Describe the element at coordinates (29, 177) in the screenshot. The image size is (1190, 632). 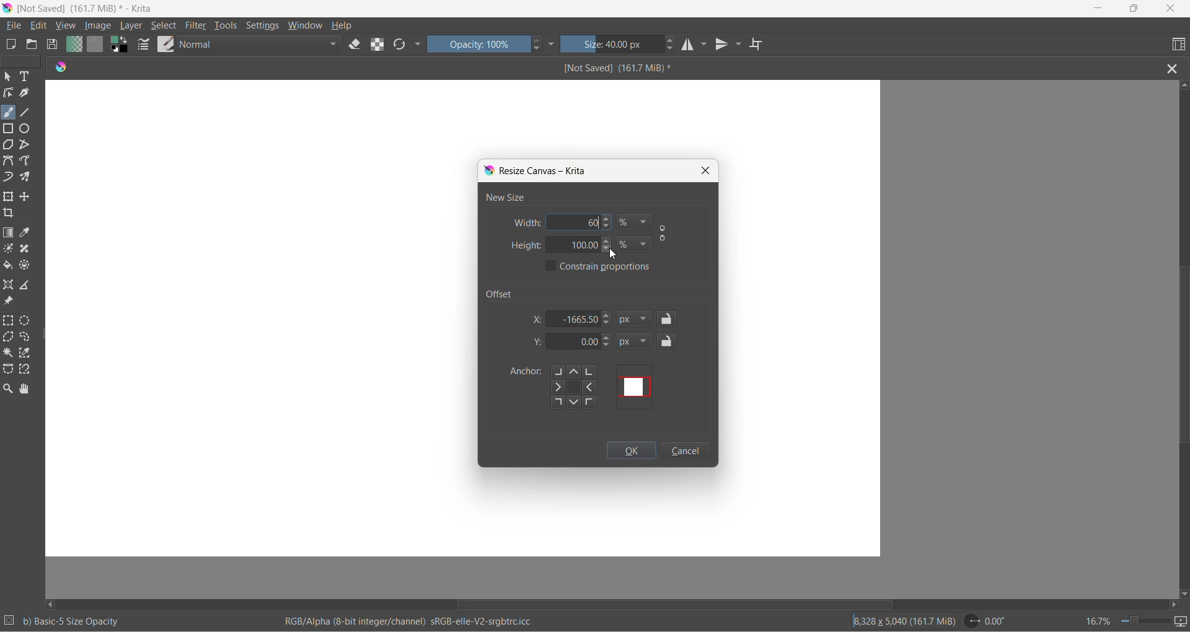
I see `multibrush tool` at that location.